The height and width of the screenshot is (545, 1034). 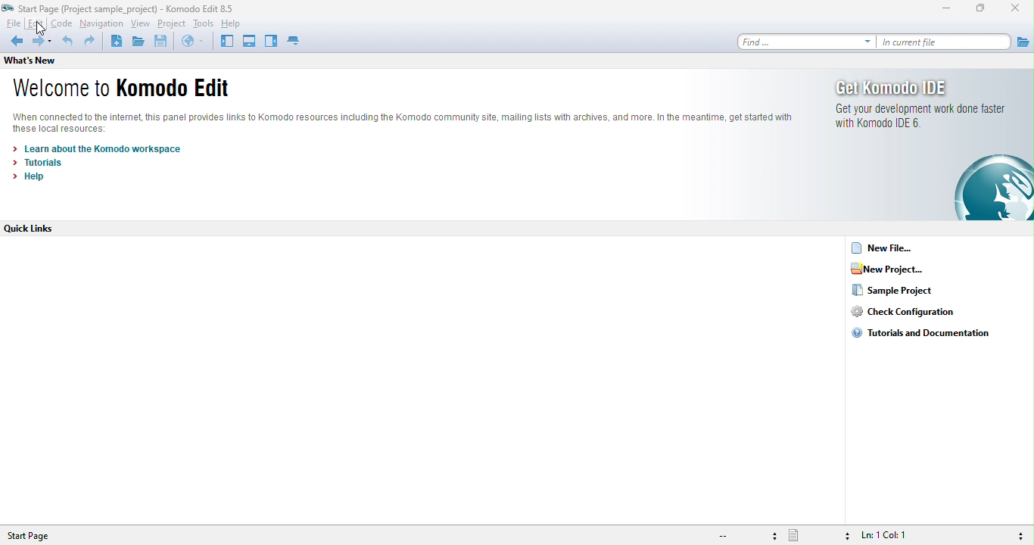 What do you see at coordinates (33, 61) in the screenshot?
I see `what's new` at bounding box center [33, 61].